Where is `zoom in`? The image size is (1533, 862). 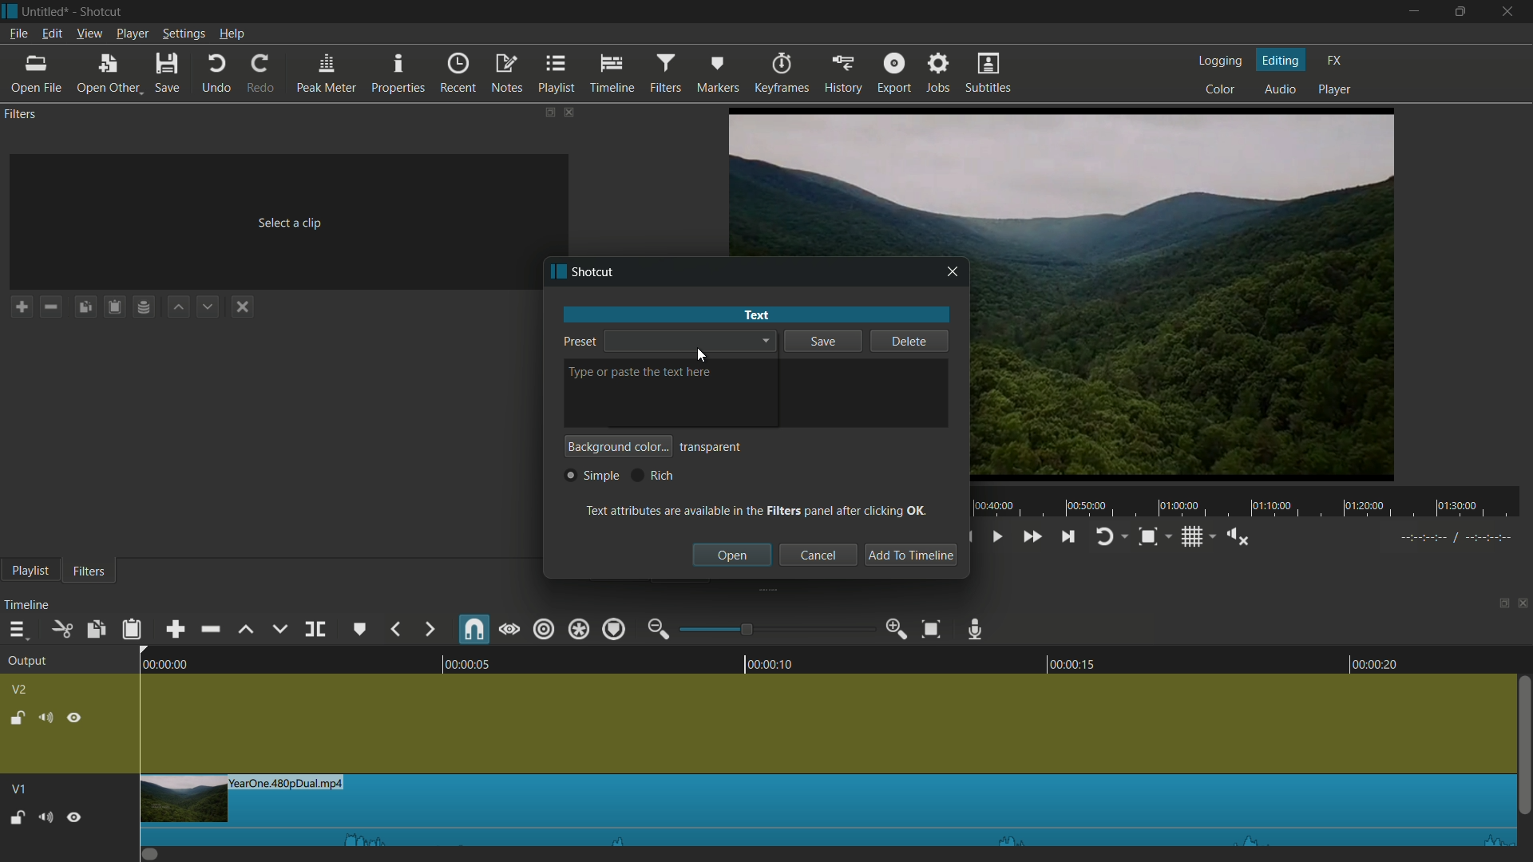
zoom in is located at coordinates (897, 630).